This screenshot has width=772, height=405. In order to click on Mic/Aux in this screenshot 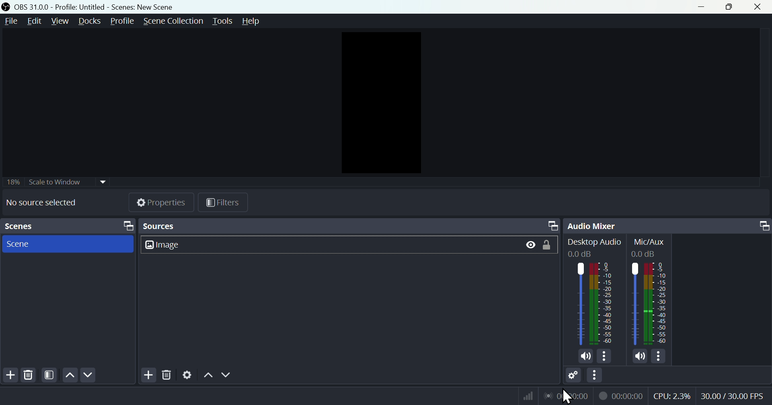, I will do `click(648, 245)`.